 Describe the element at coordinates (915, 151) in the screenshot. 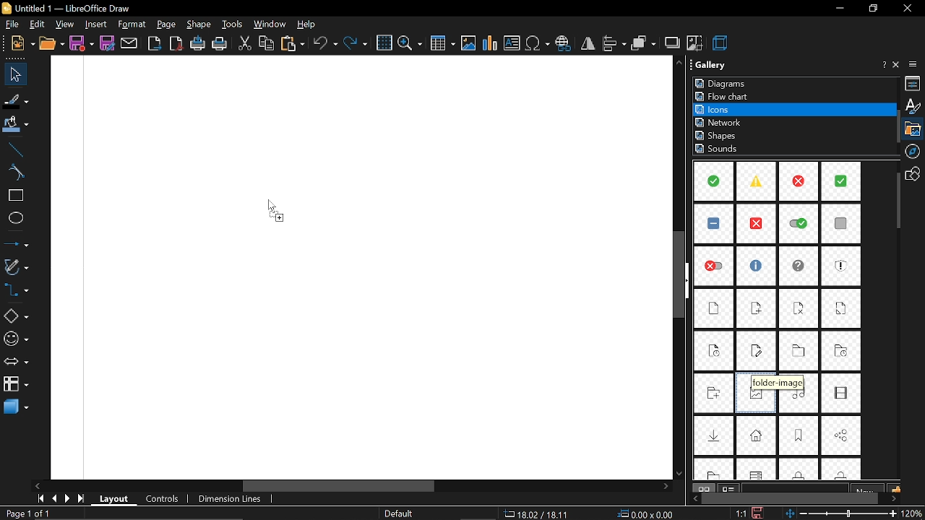

I see `navigation` at that location.